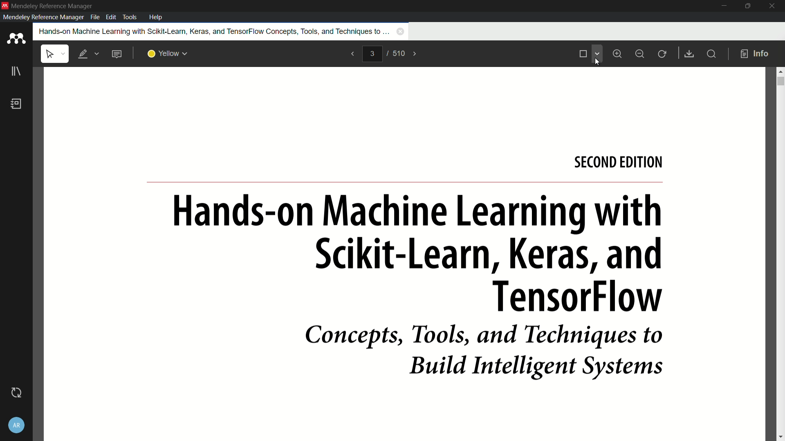 Image resolution: width=785 pixels, height=441 pixels. Describe the element at coordinates (18, 392) in the screenshot. I see `sync` at that location.